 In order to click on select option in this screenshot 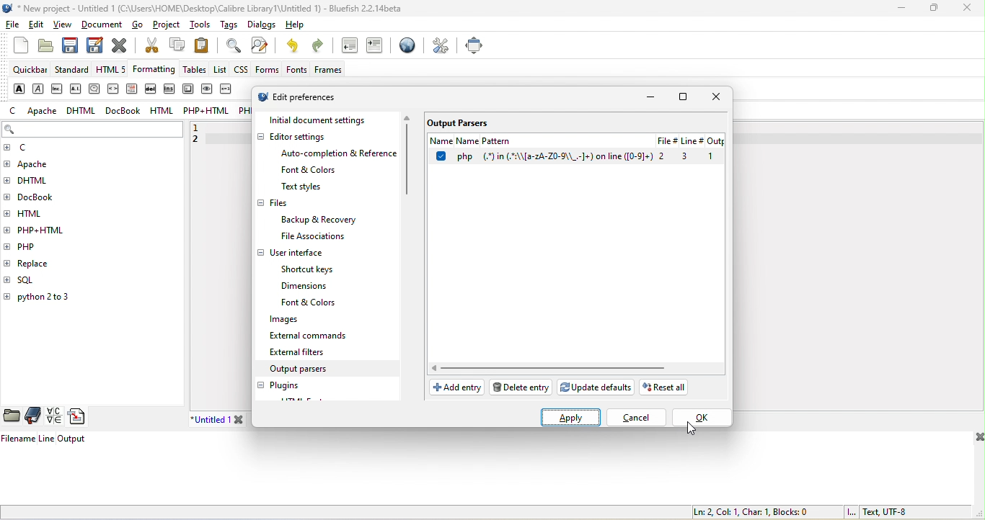, I will do `click(577, 156)`.